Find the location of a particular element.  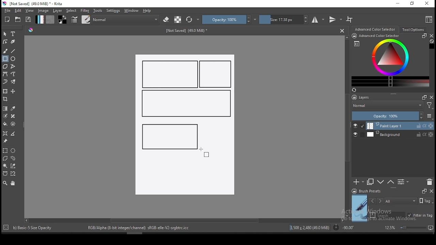

calligraphy is located at coordinates (13, 41).